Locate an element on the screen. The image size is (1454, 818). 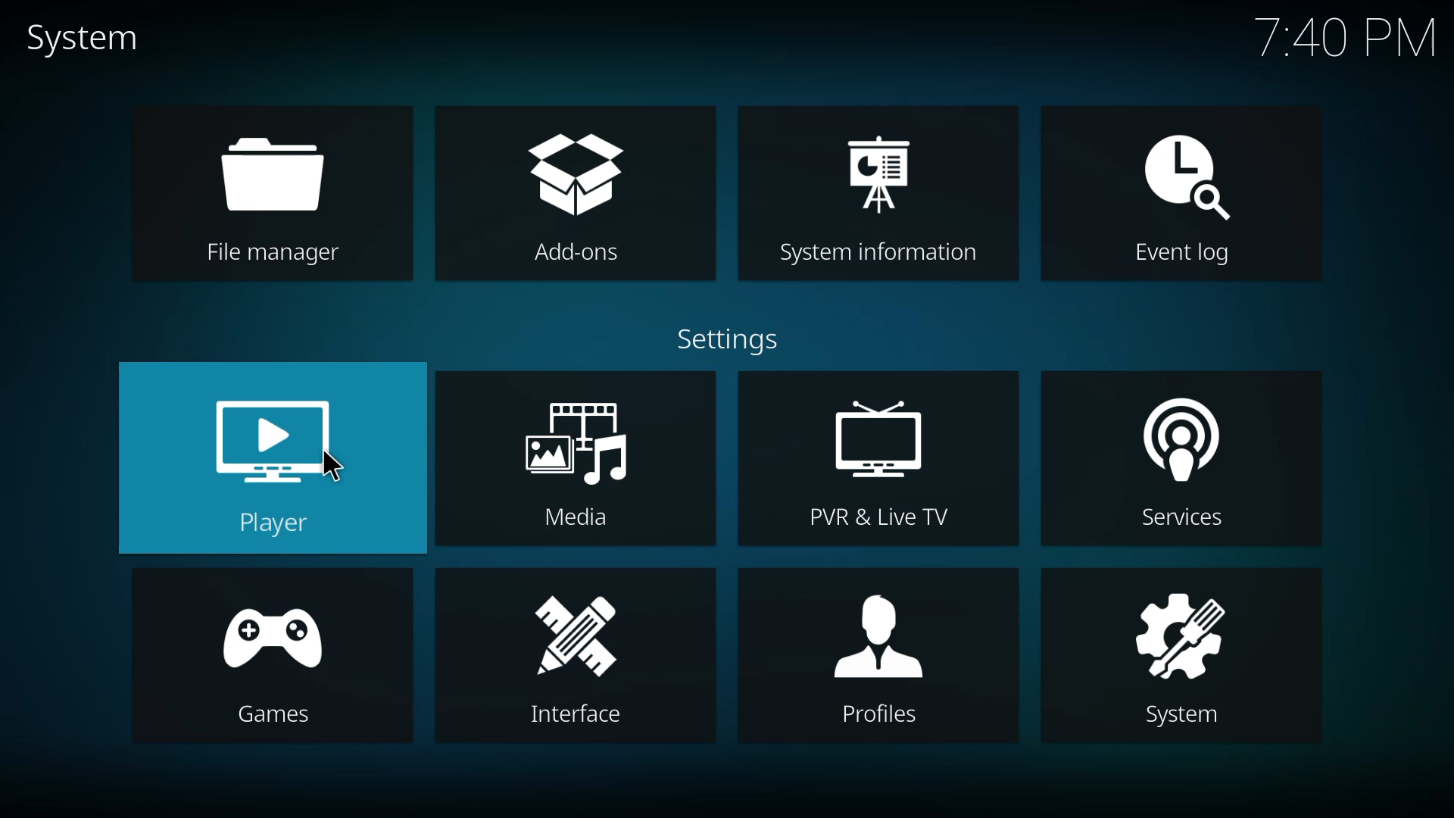
settings is located at coordinates (736, 341).